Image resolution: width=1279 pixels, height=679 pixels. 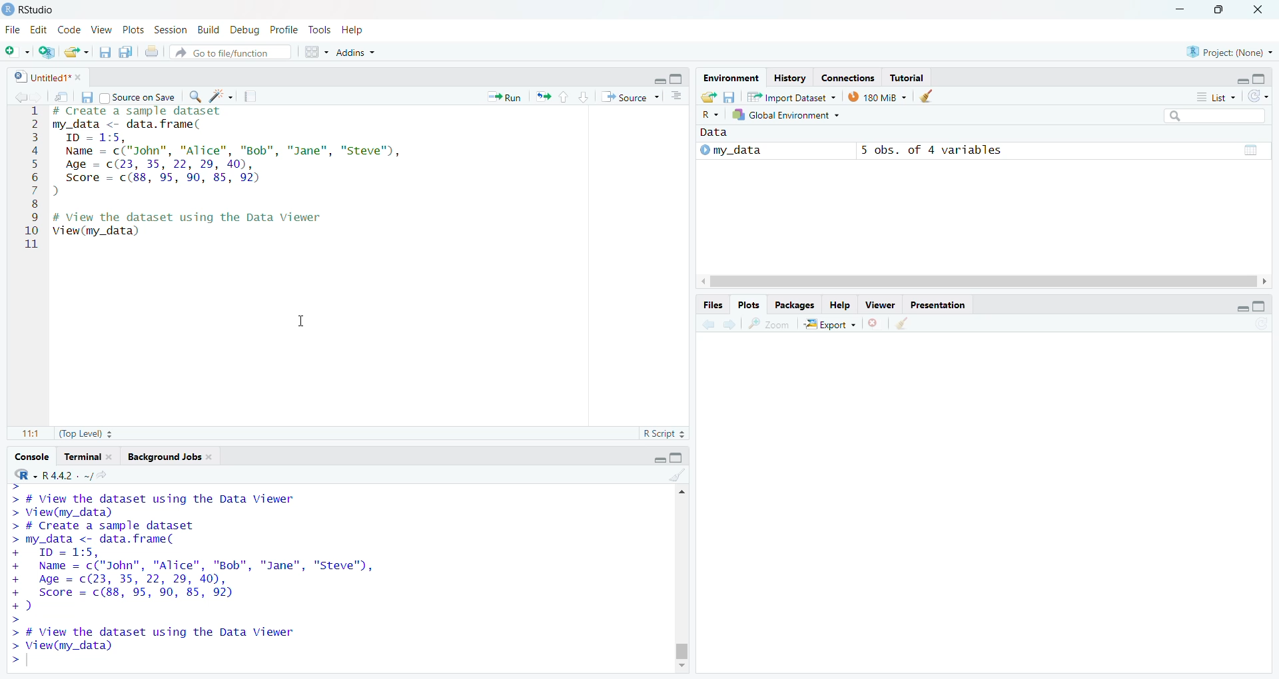 I want to click on 180MB used by R session, so click(x=875, y=97).